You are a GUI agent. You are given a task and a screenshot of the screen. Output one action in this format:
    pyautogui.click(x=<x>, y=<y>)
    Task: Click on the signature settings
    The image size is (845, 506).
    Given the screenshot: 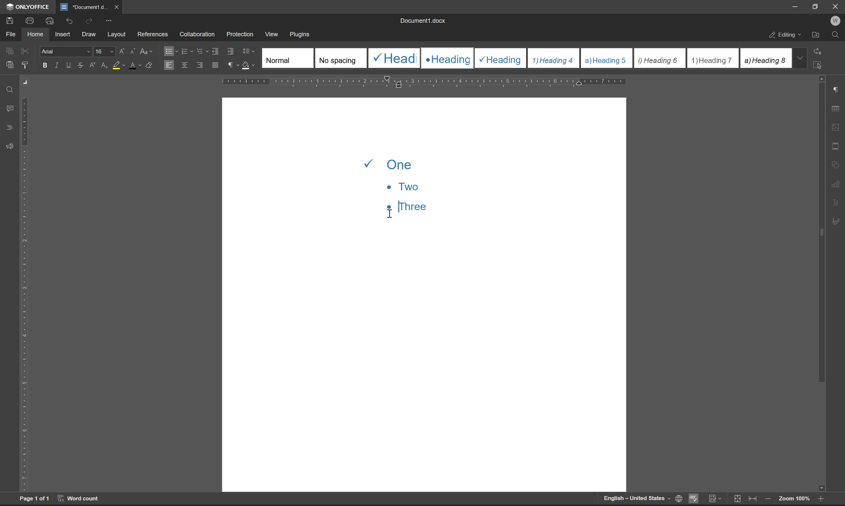 What is the action you would take?
    pyautogui.click(x=838, y=222)
    